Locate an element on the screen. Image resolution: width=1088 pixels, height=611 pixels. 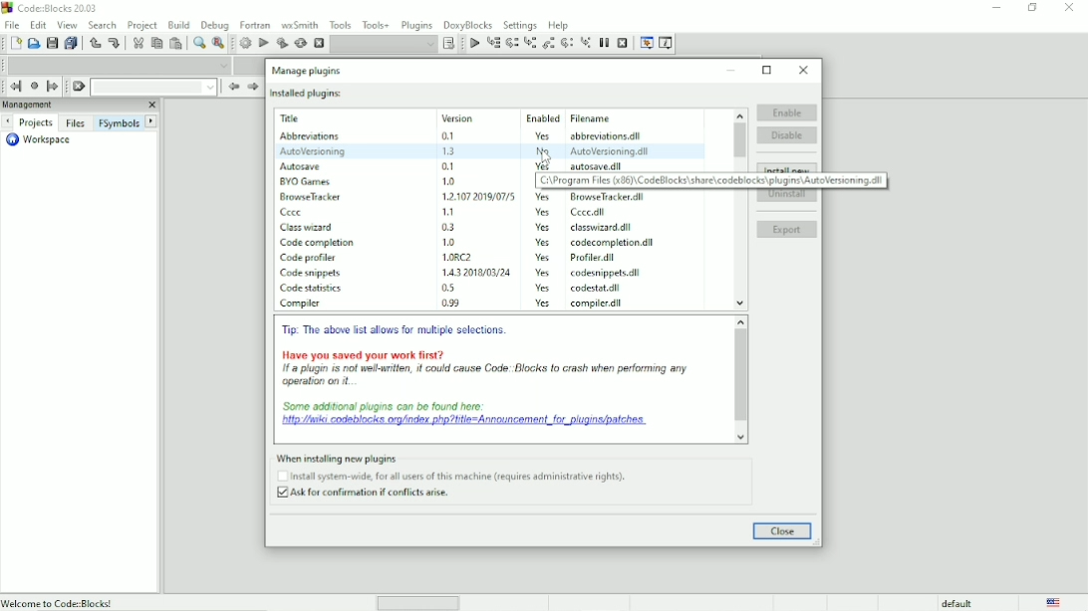
version  is located at coordinates (452, 288).